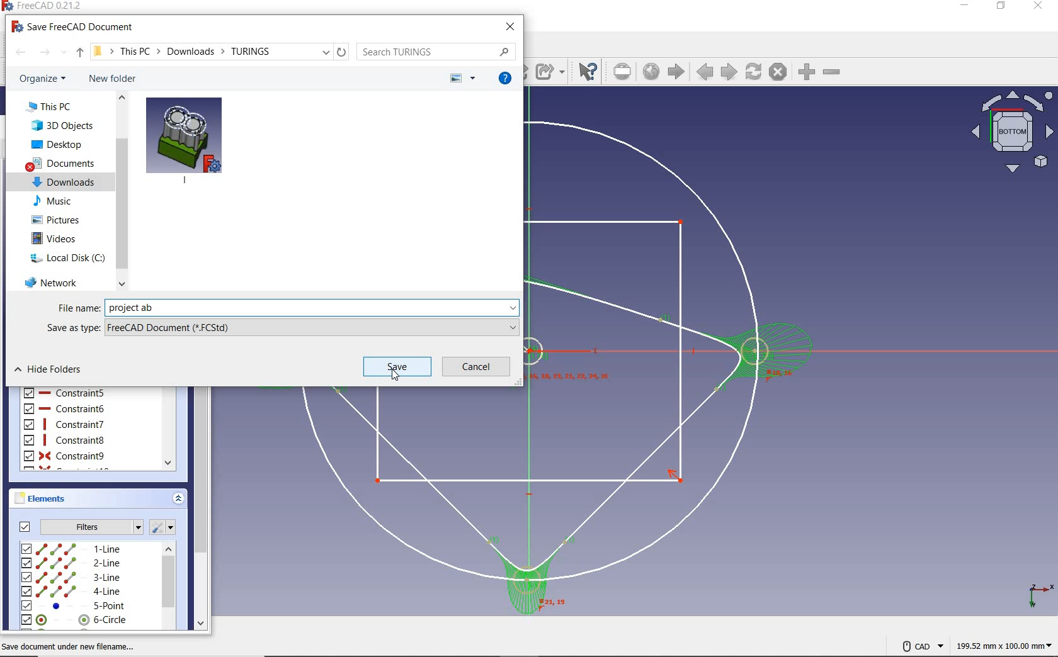 The height and width of the screenshot is (657, 1058). Describe the element at coordinates (184, 139) in the screenshot. I see `dowloaded image` at that location.